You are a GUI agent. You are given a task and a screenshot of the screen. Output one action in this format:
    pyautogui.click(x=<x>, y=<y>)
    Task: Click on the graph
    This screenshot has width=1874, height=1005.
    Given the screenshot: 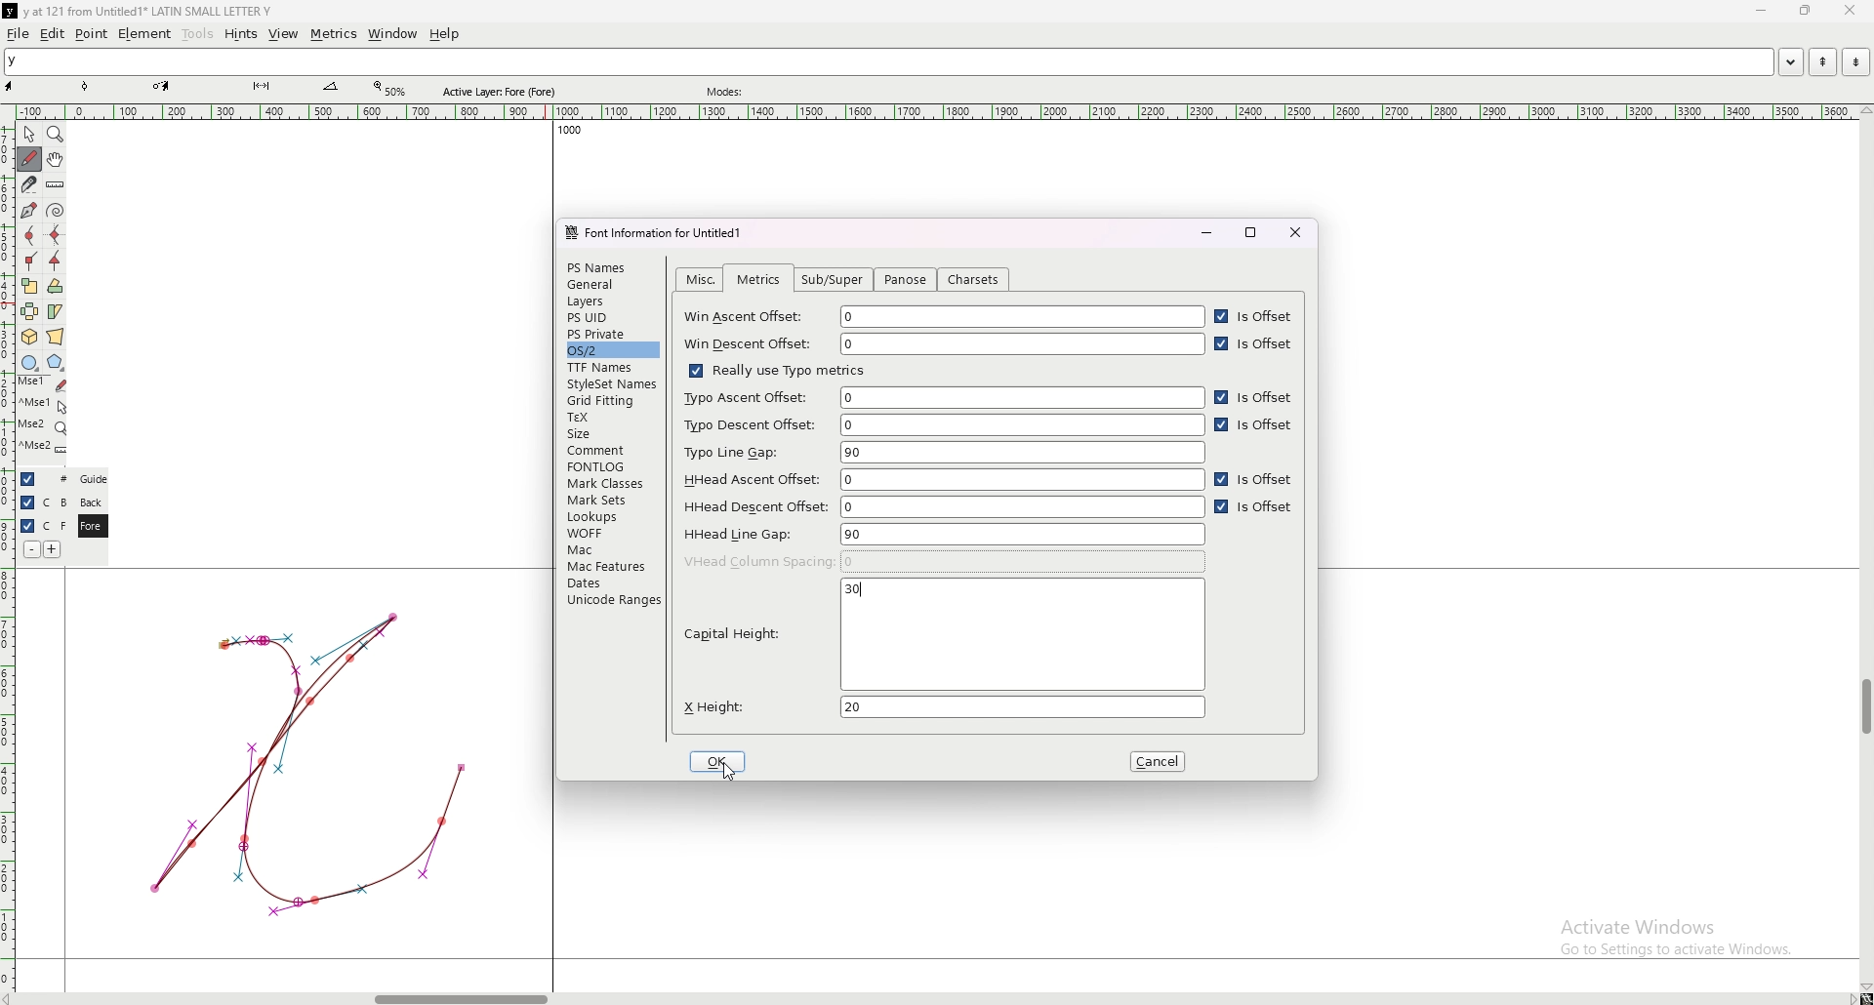 What is the action you would take?
    pyautogui.click(x=307, y=762)
    